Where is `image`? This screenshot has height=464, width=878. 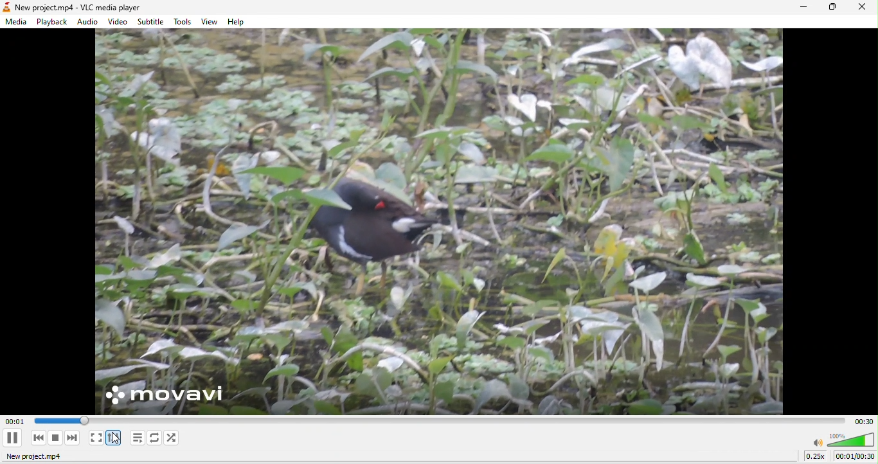 image is located at coordinates (442, 224).